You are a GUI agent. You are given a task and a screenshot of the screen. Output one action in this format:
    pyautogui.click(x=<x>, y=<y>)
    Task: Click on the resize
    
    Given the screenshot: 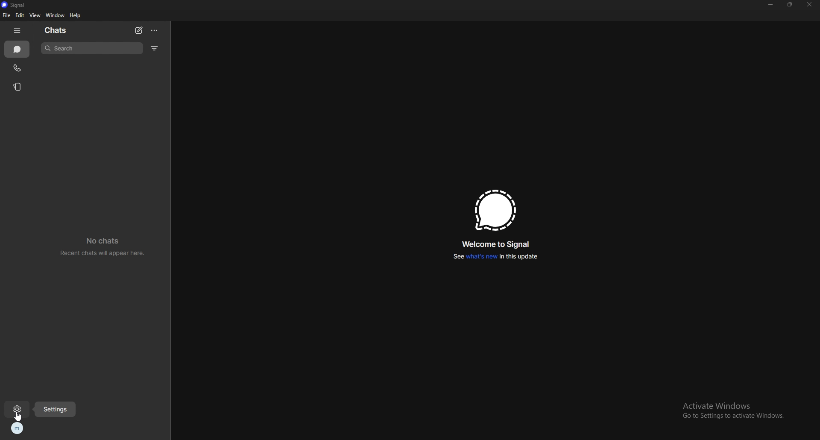 What is the action you would take?
    pyautogui.click(x=790, y=4)
    